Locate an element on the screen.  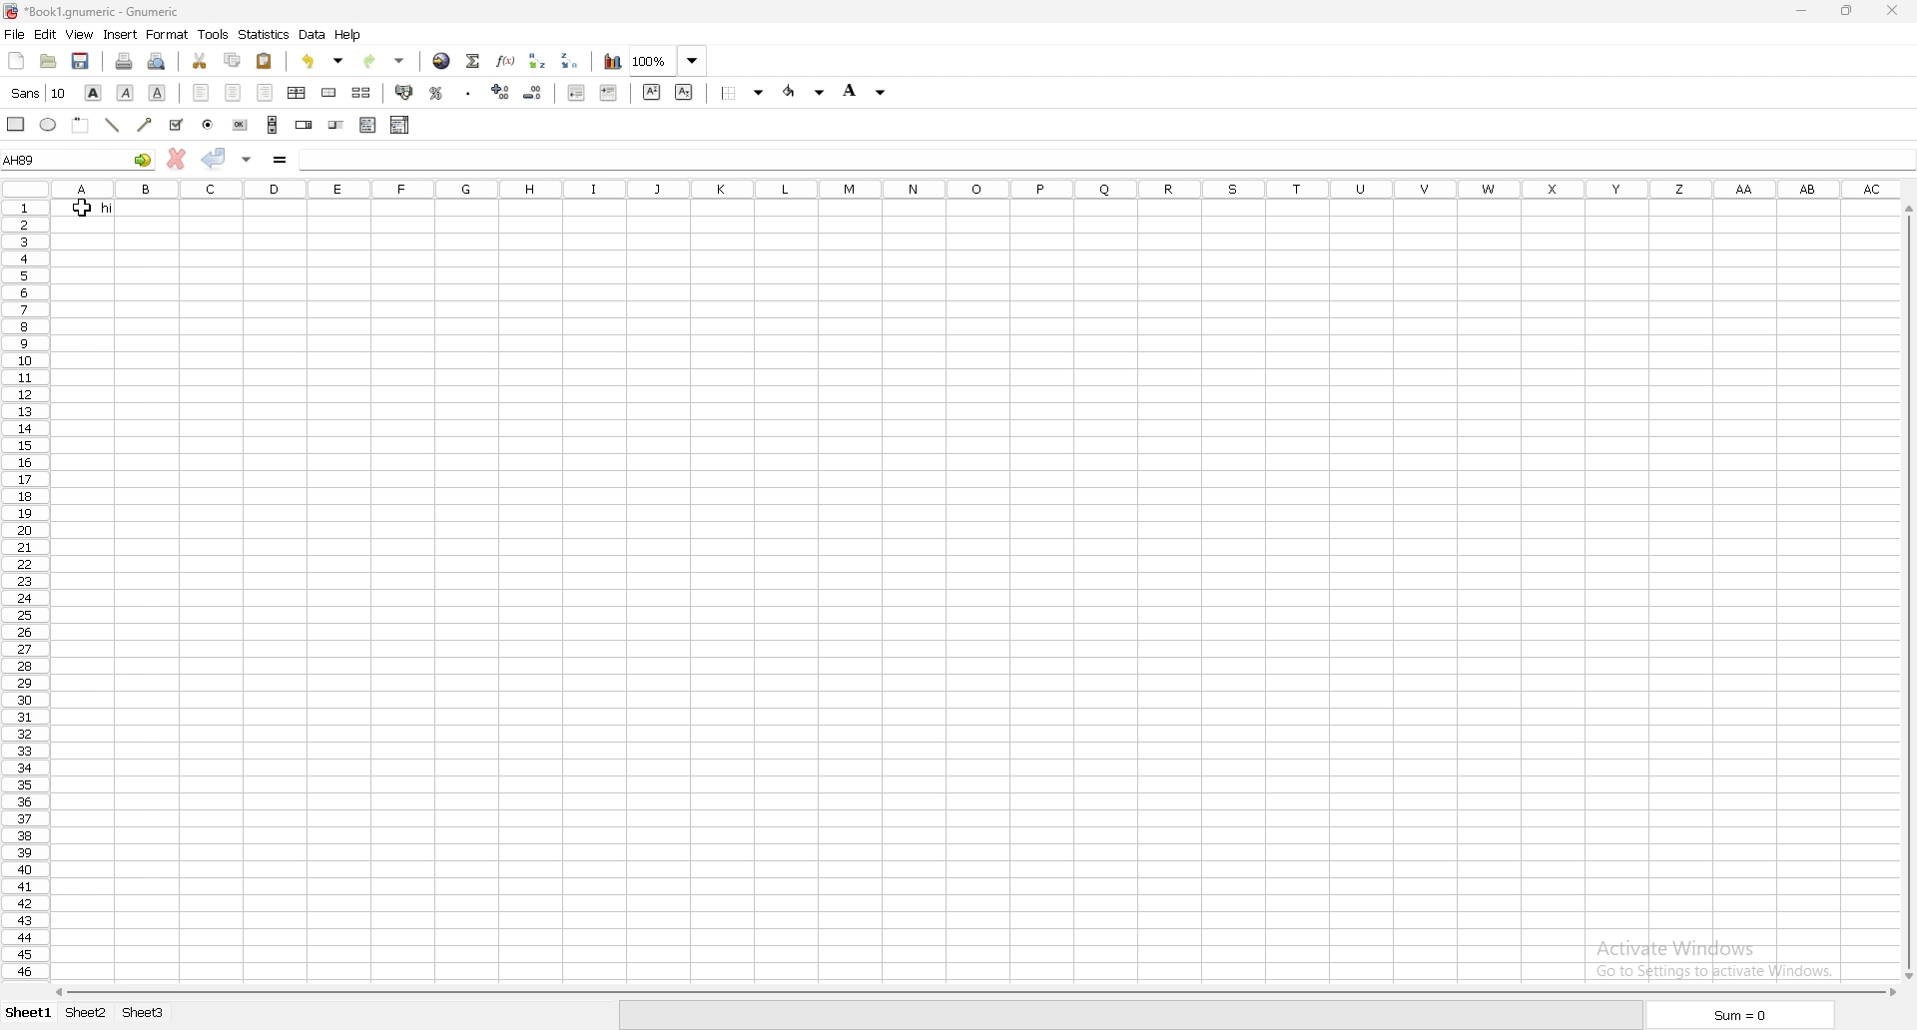
tools is located at coordinates (214, 35).